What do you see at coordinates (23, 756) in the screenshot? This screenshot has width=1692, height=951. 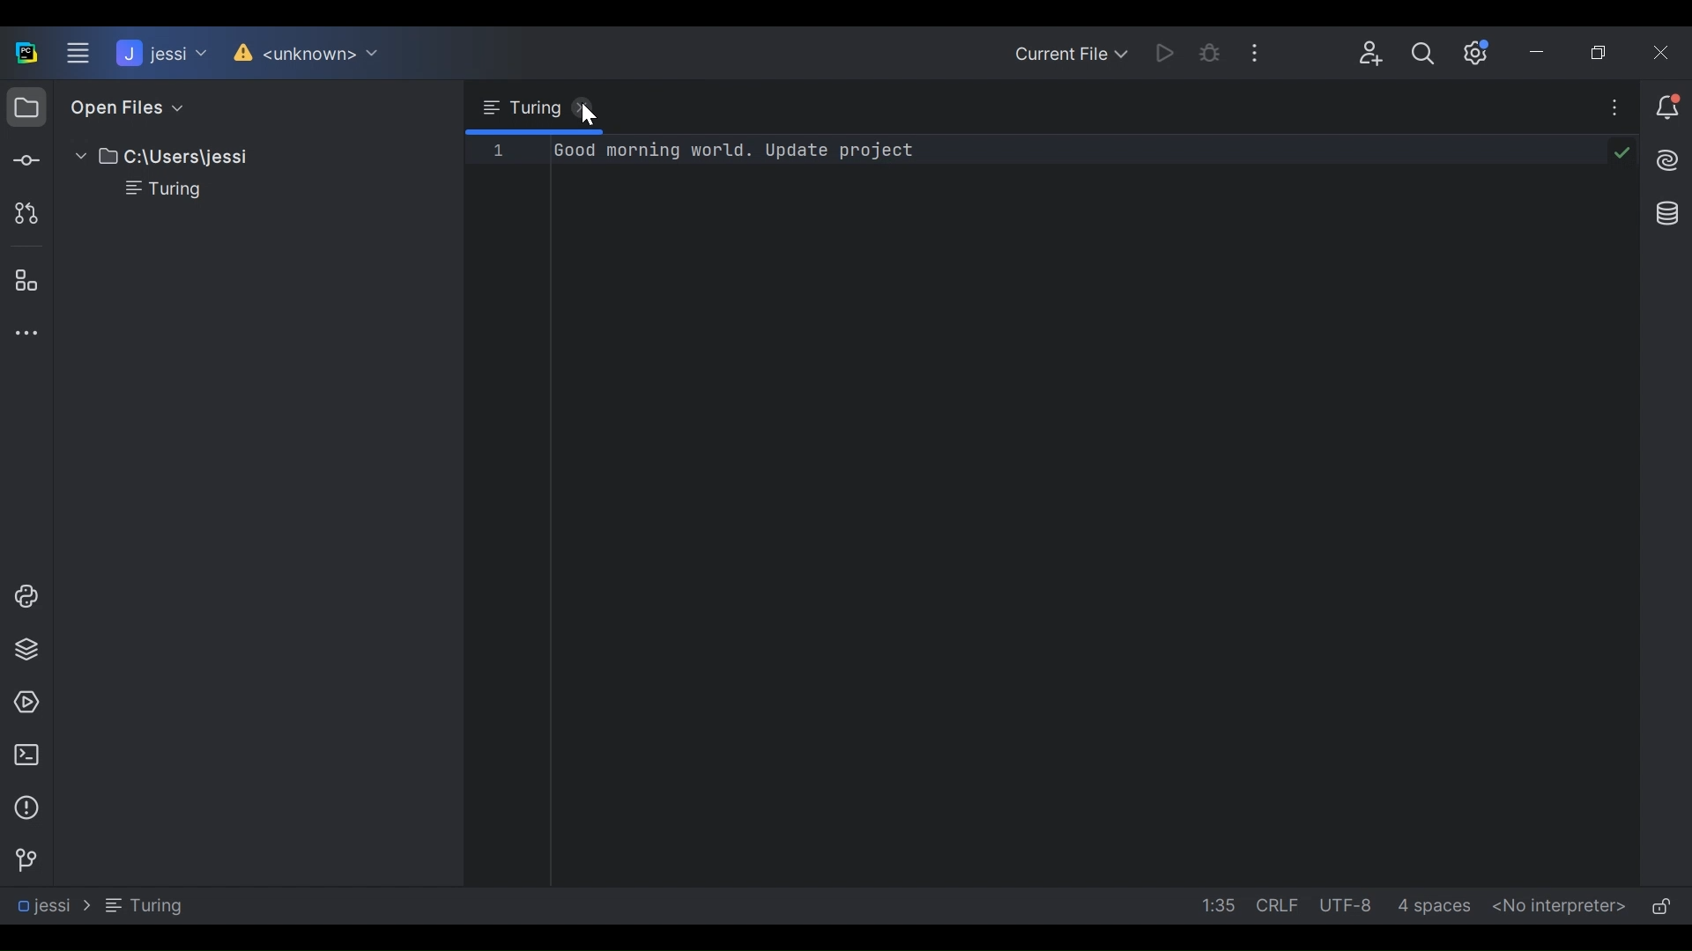 I see `Terminal` at bounding box center [23, 756].